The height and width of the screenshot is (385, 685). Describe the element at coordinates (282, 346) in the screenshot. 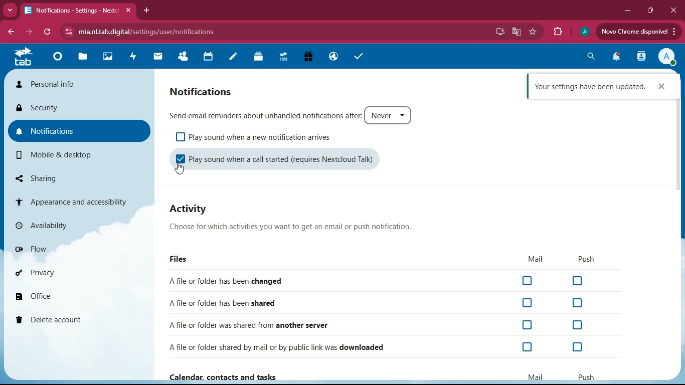

I see `downloaded` at that location.